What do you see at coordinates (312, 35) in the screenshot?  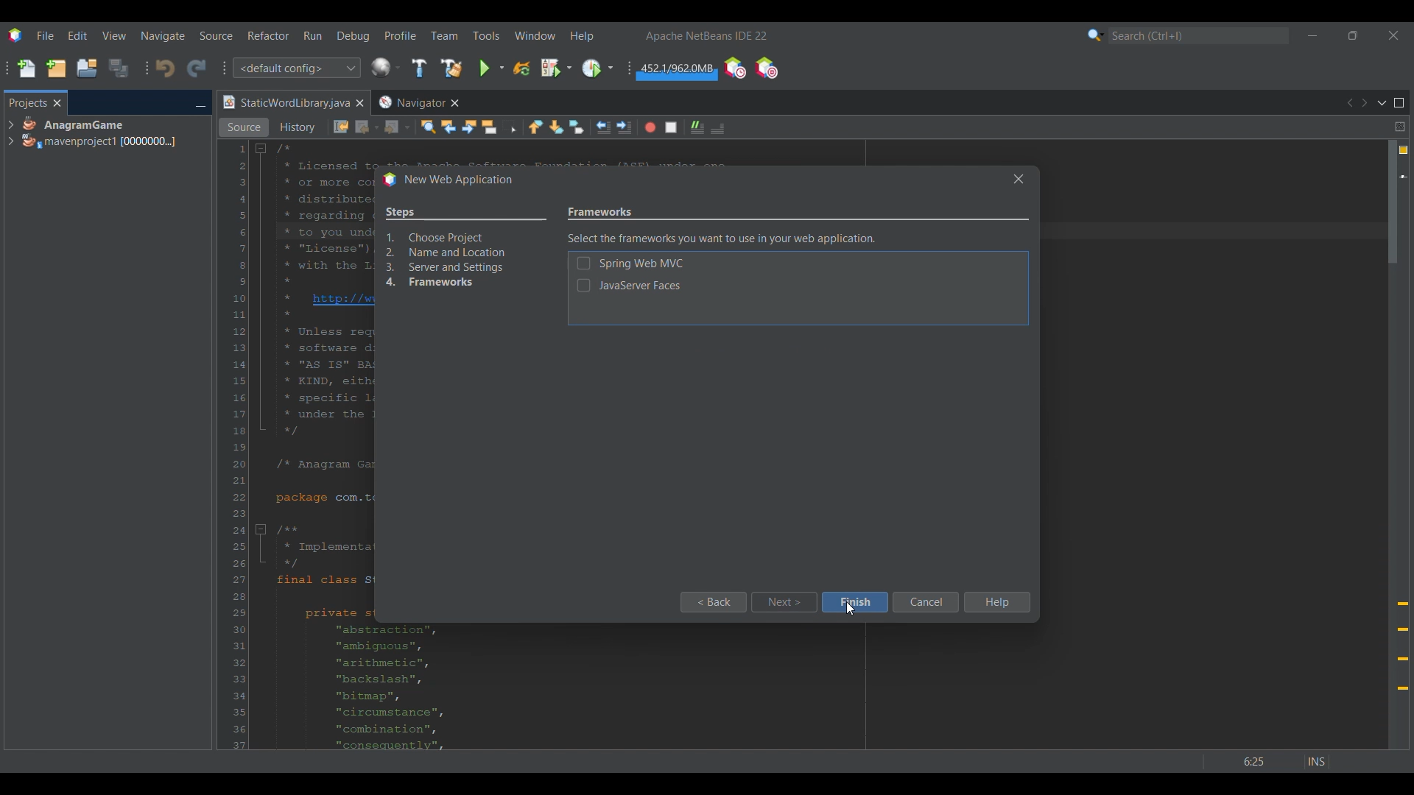 I see `Run menu` at bounding box center [312, 35].